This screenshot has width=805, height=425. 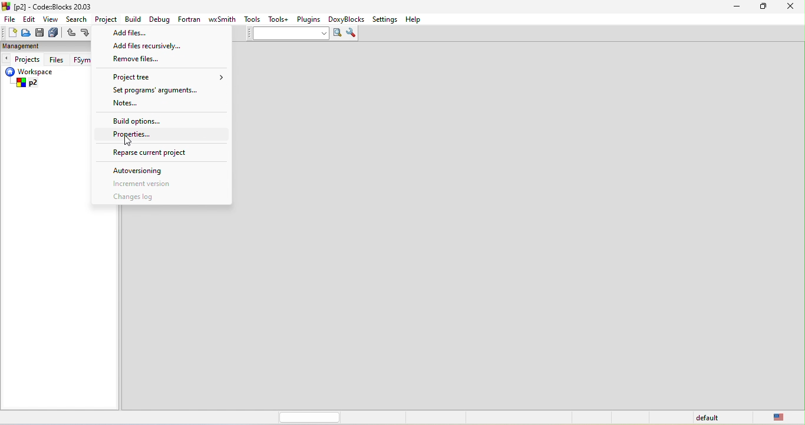 I want to click on minimize, so click(x=740, y=9).